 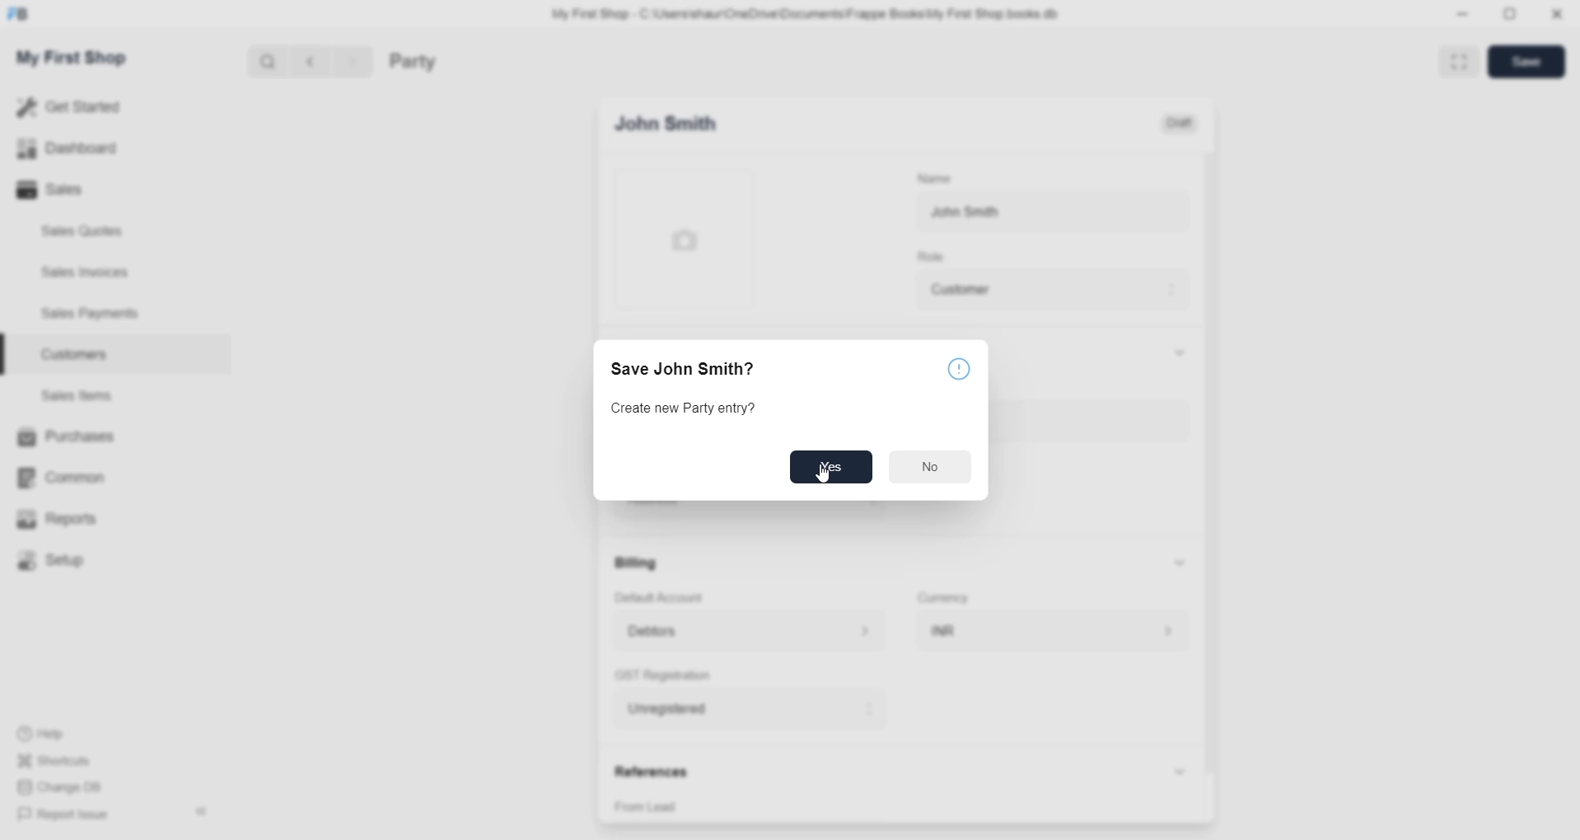 I want to click on References, so click(x=655, y=769).